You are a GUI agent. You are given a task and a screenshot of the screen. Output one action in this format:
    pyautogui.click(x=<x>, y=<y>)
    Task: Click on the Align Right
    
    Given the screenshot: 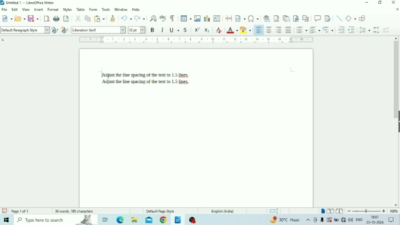 What is the action you would take?
    pyautogui.click(x=278, y=30)
    